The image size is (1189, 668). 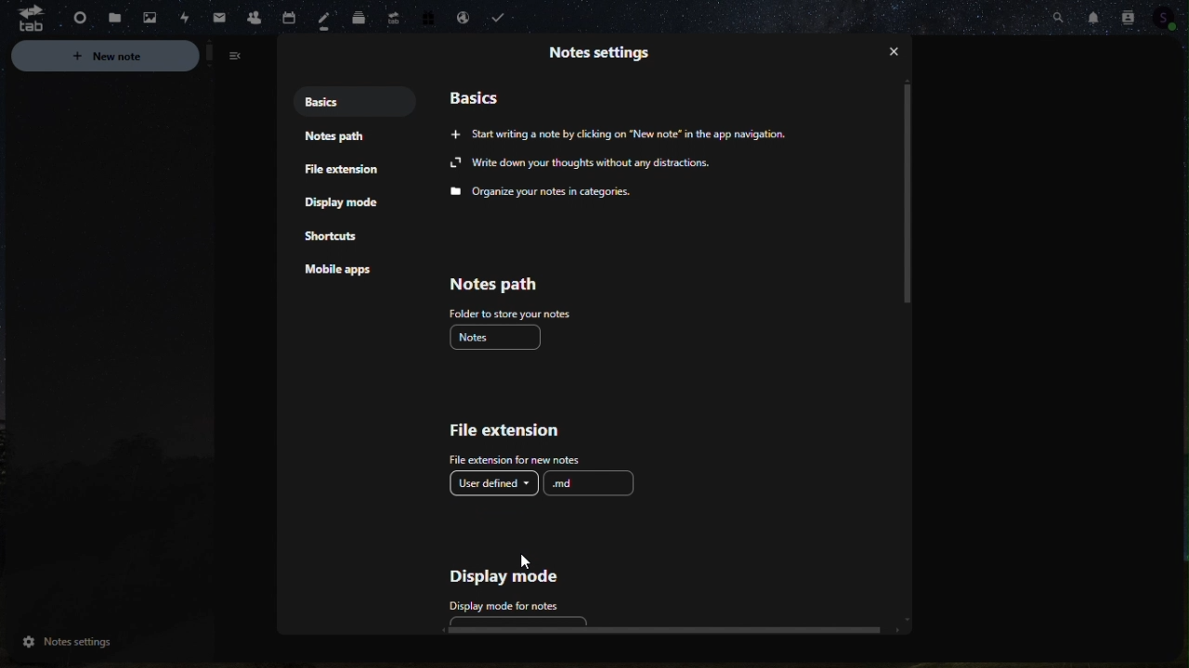 What do you see at coordinates (321, 18) in the screenshot?
I see `Notes` at bounding box center [321, 18].